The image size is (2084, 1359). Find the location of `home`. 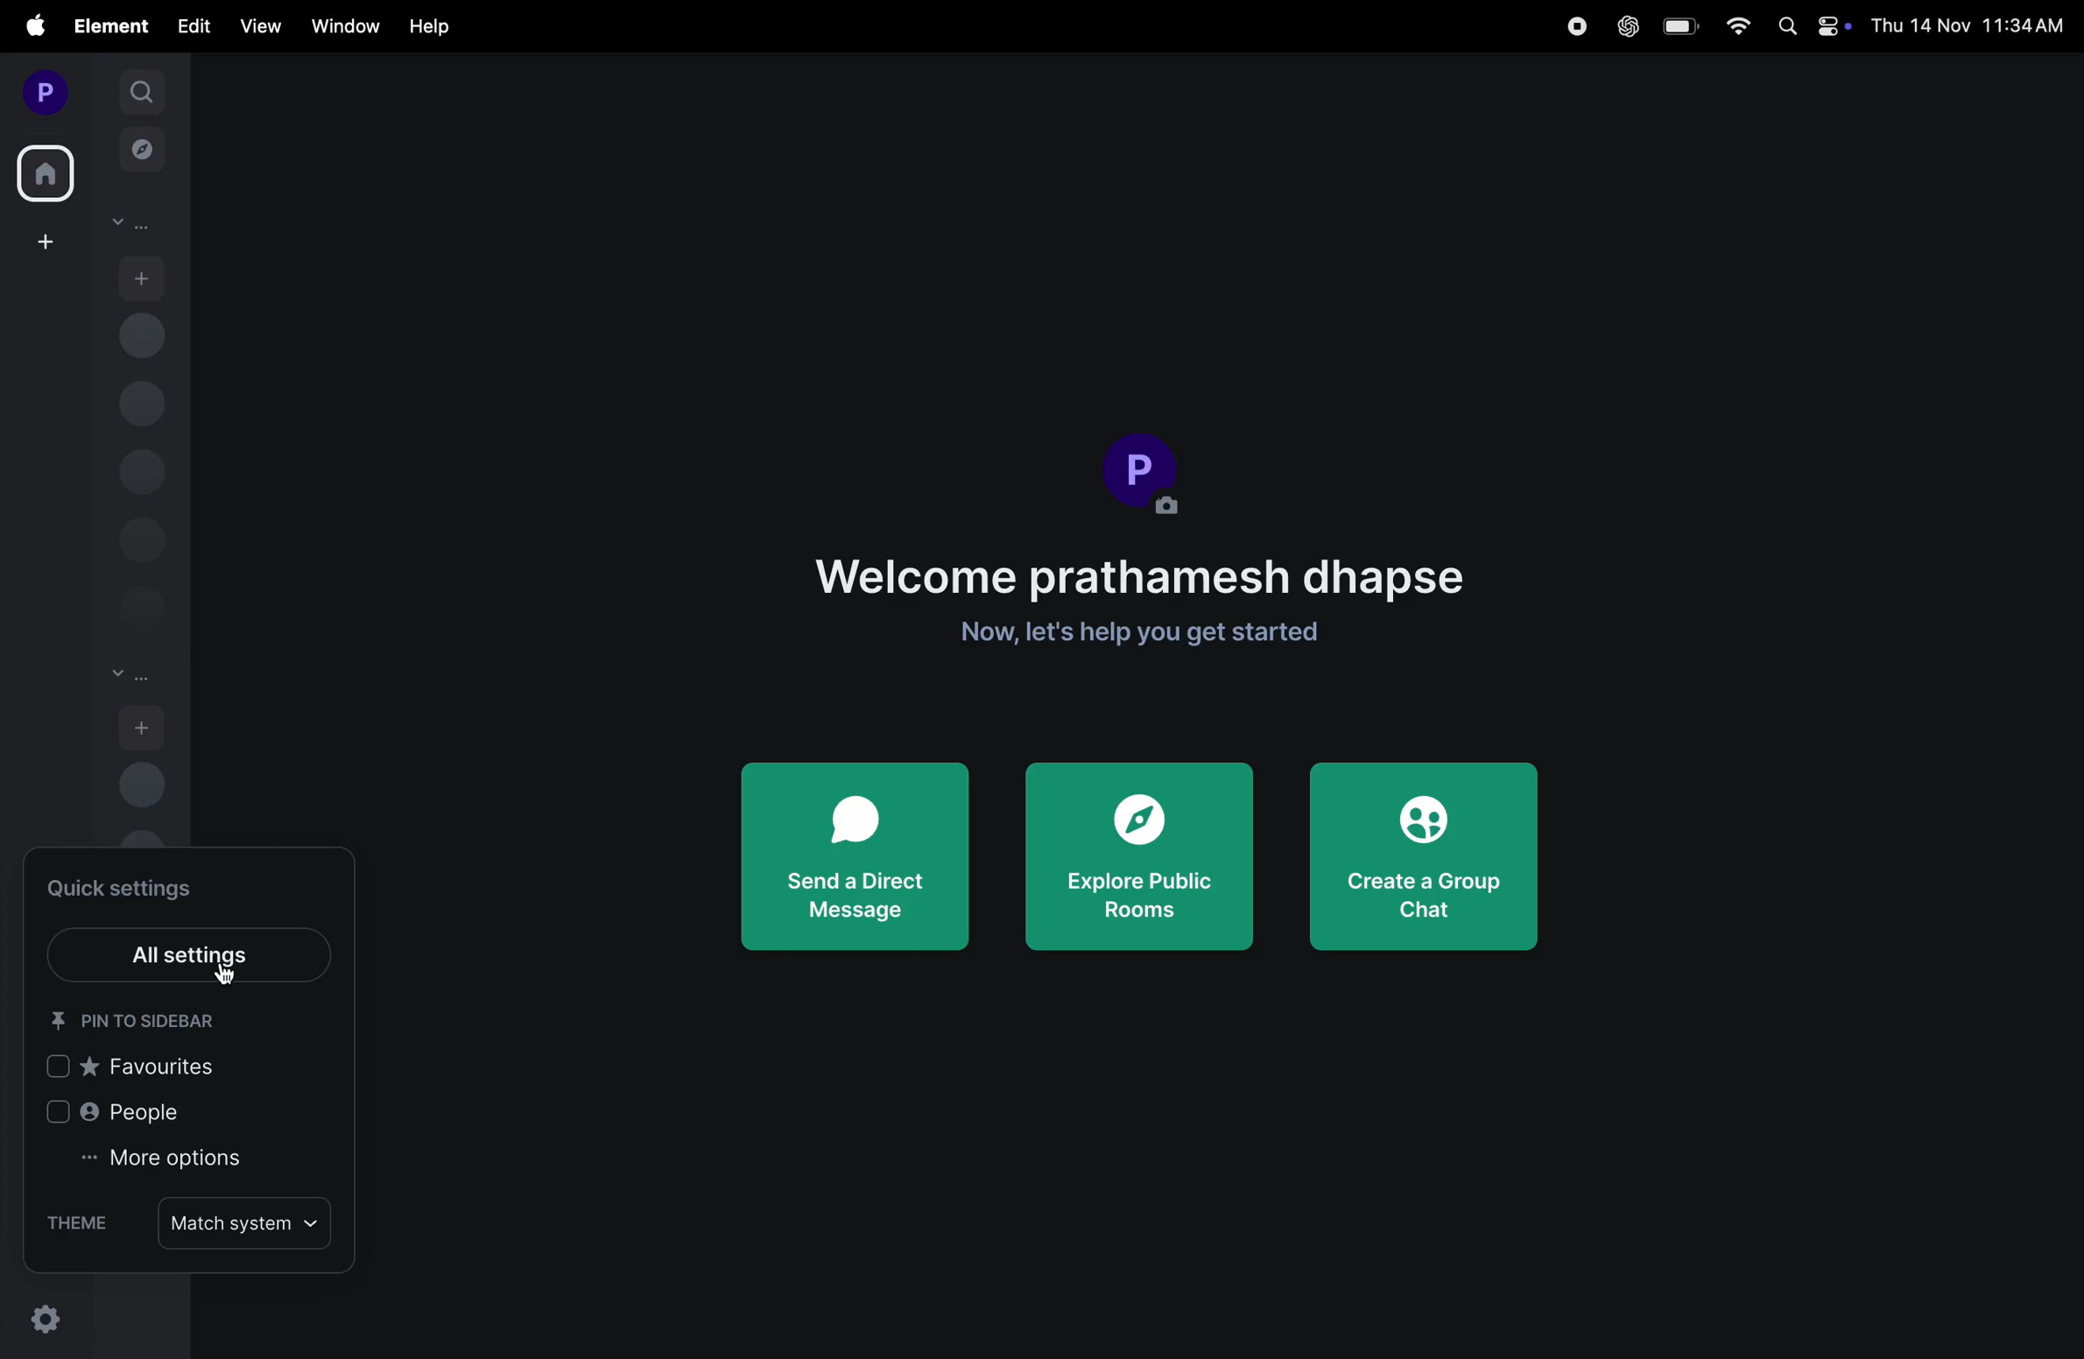

home is located at coordinates (47, 169).